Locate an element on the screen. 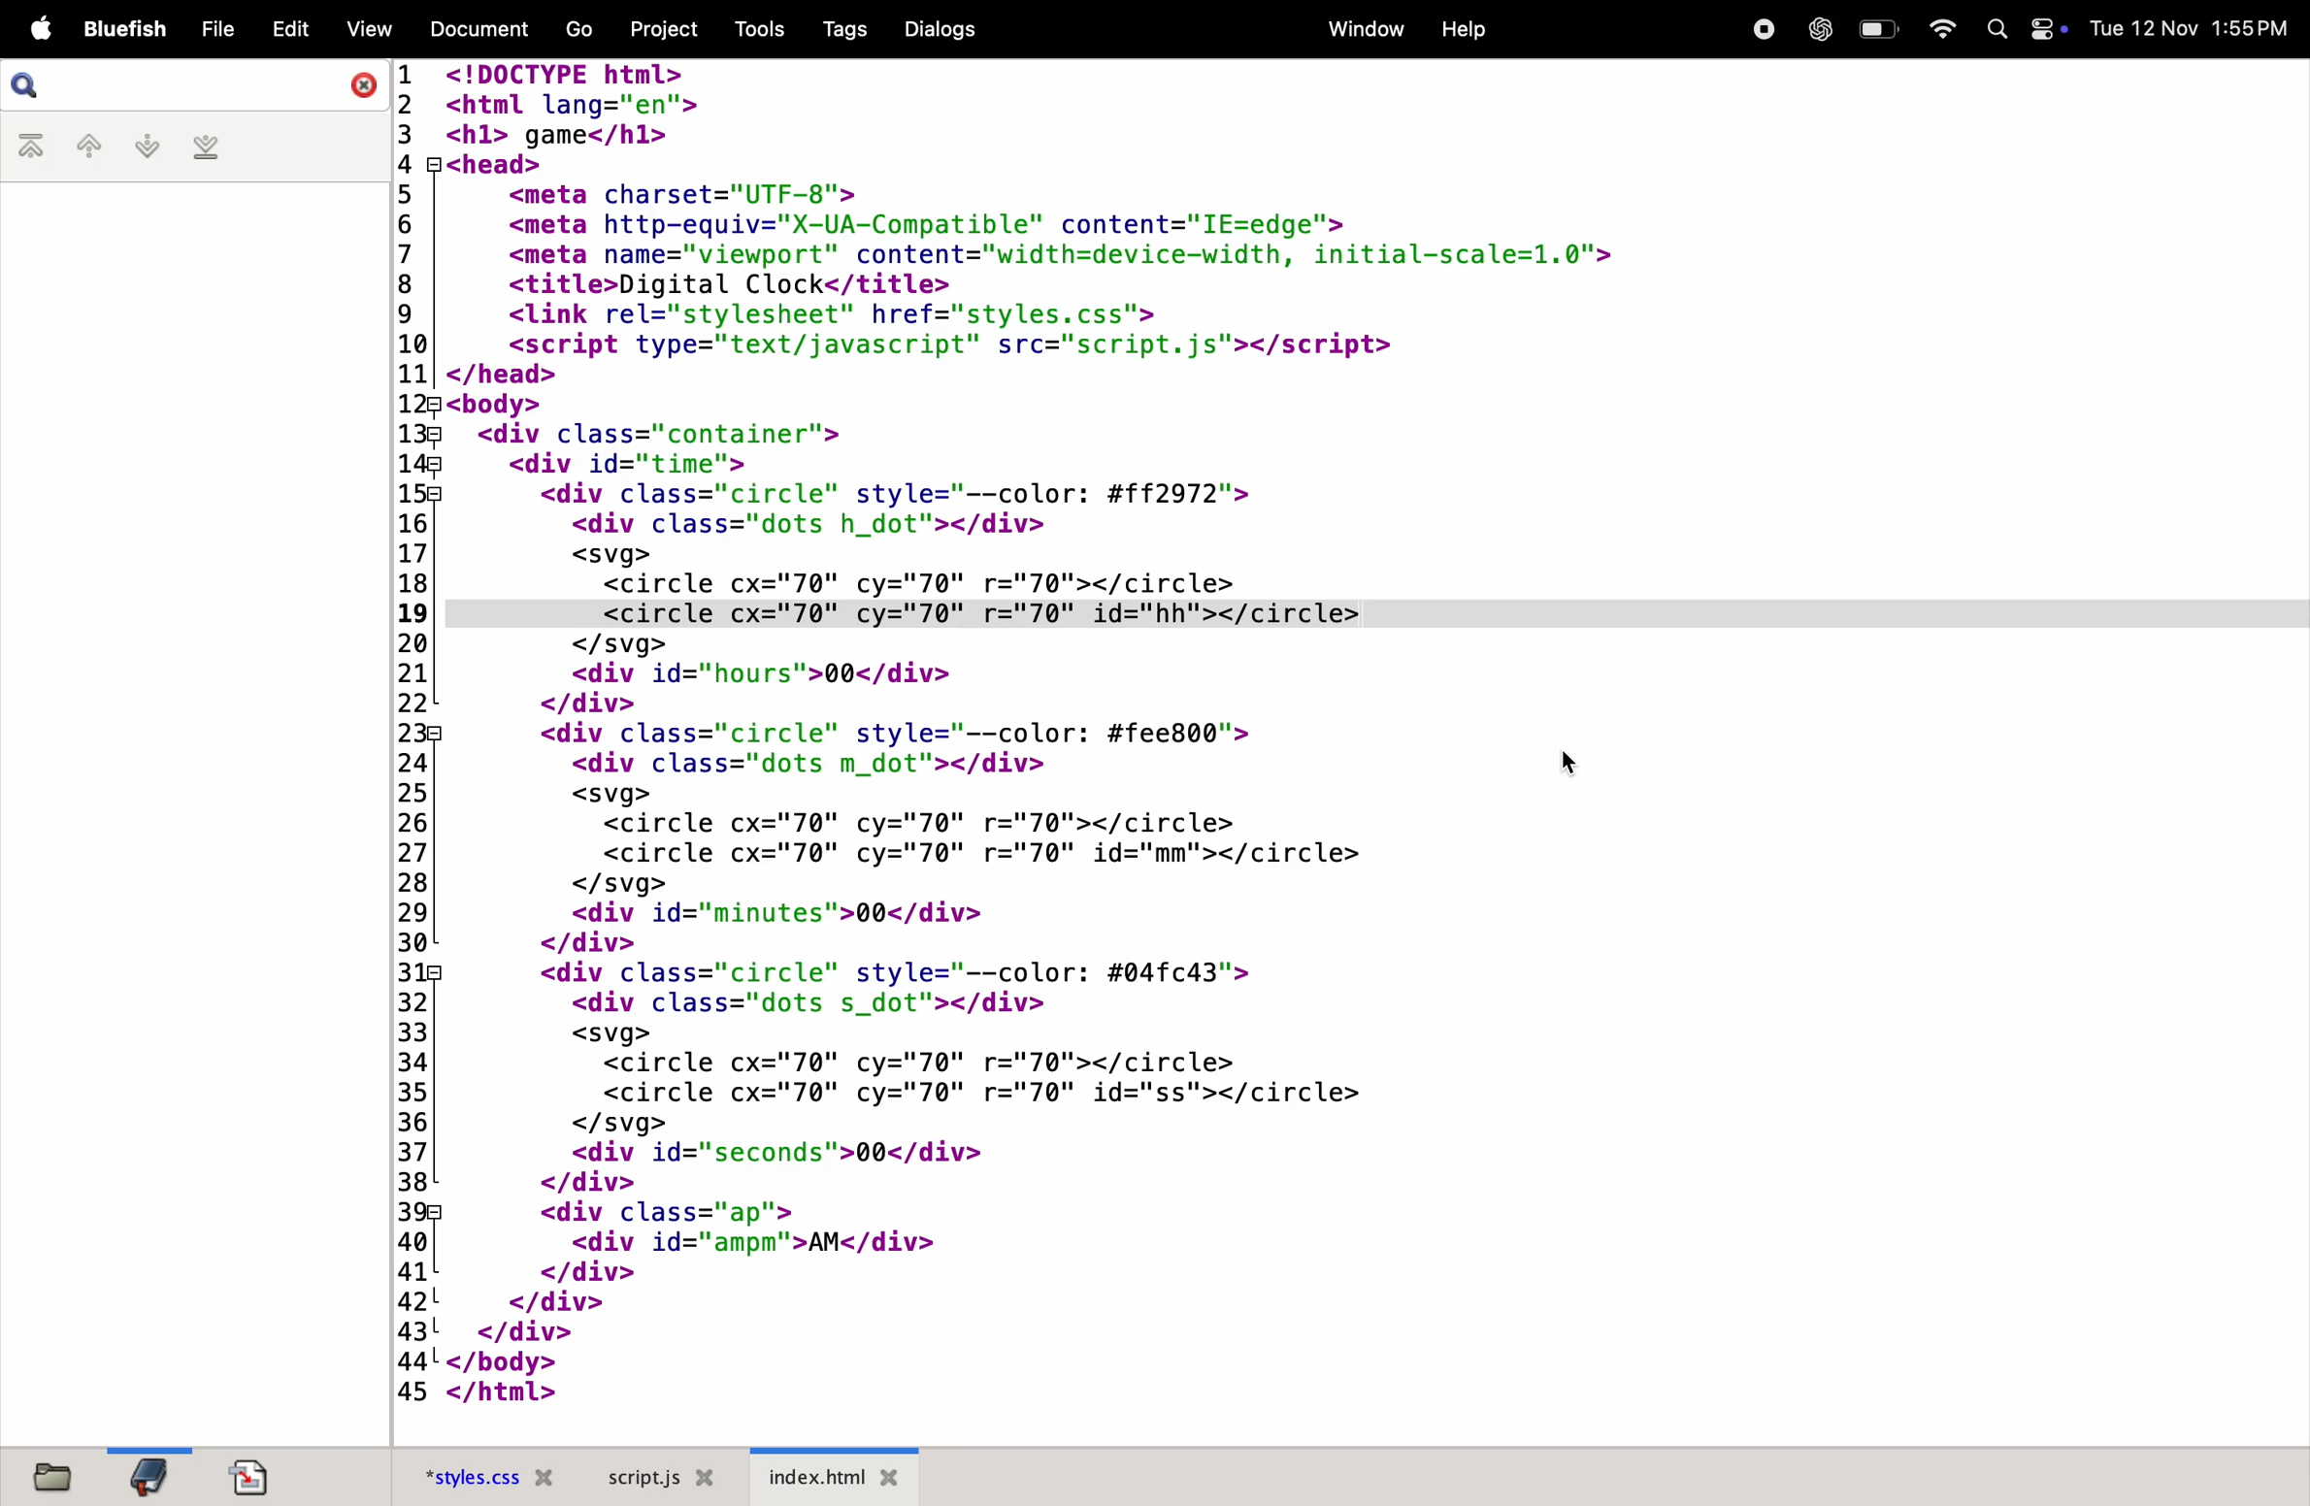  last book mark is located at coordinates (210, 147).